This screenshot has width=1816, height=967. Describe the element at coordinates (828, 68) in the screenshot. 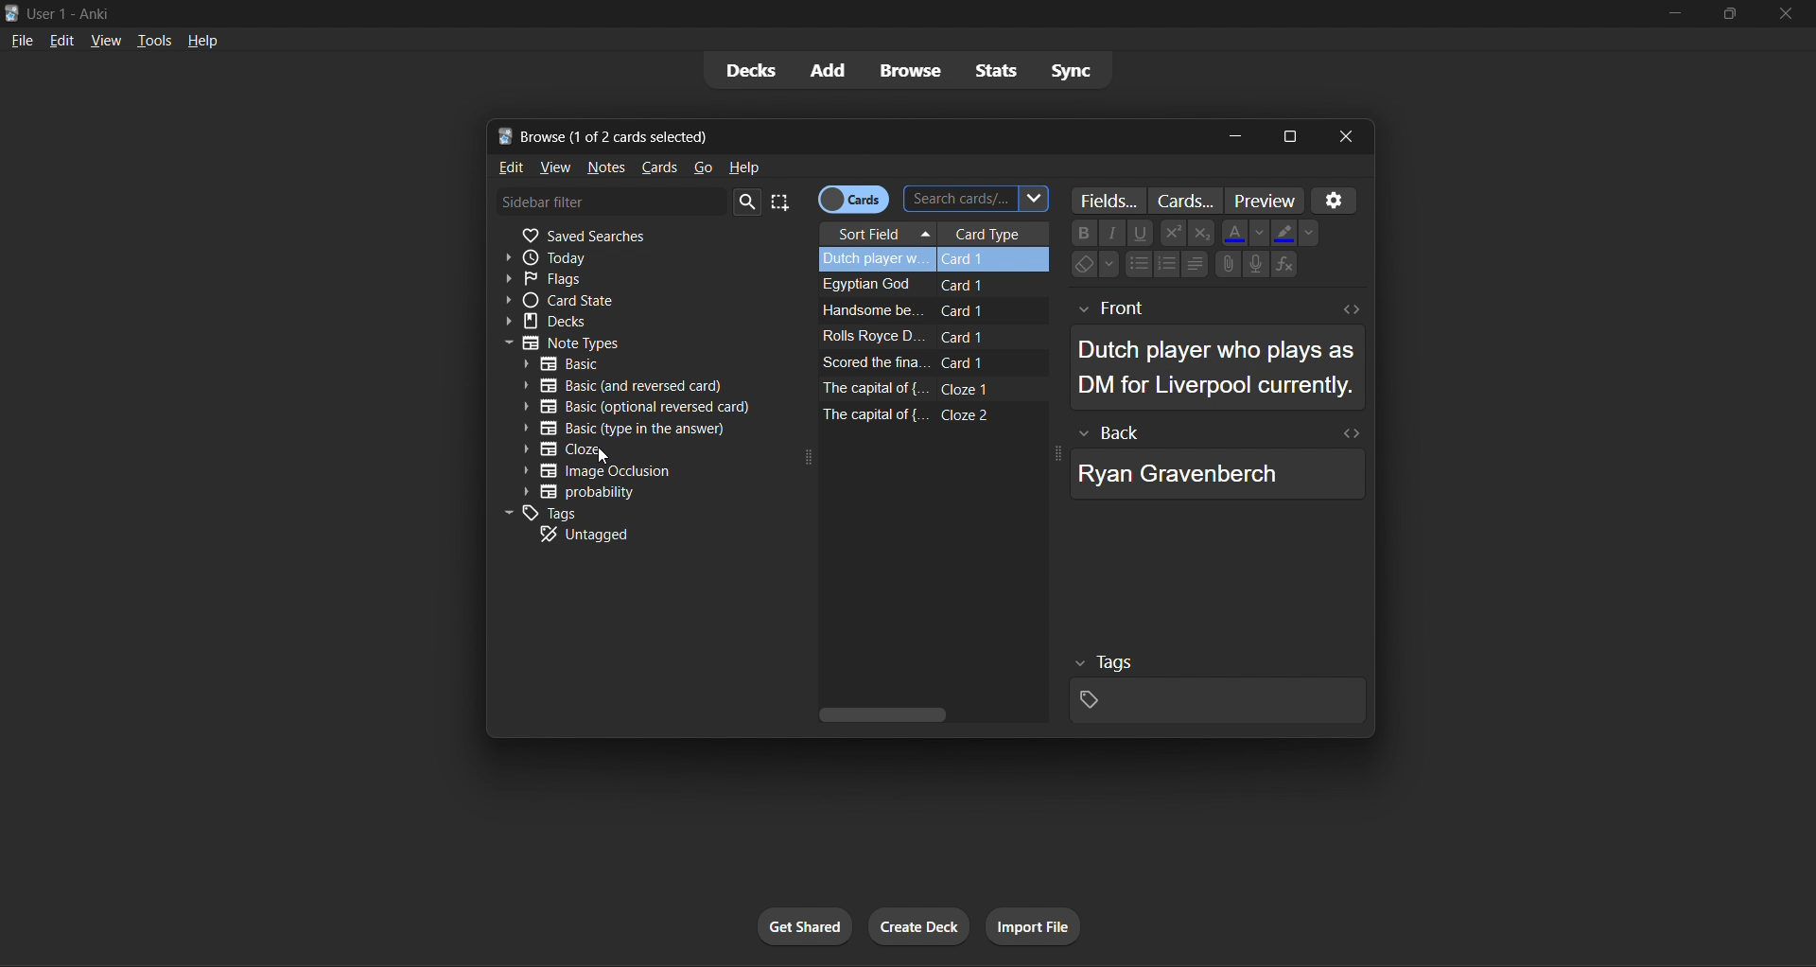

I see `add` at that location.